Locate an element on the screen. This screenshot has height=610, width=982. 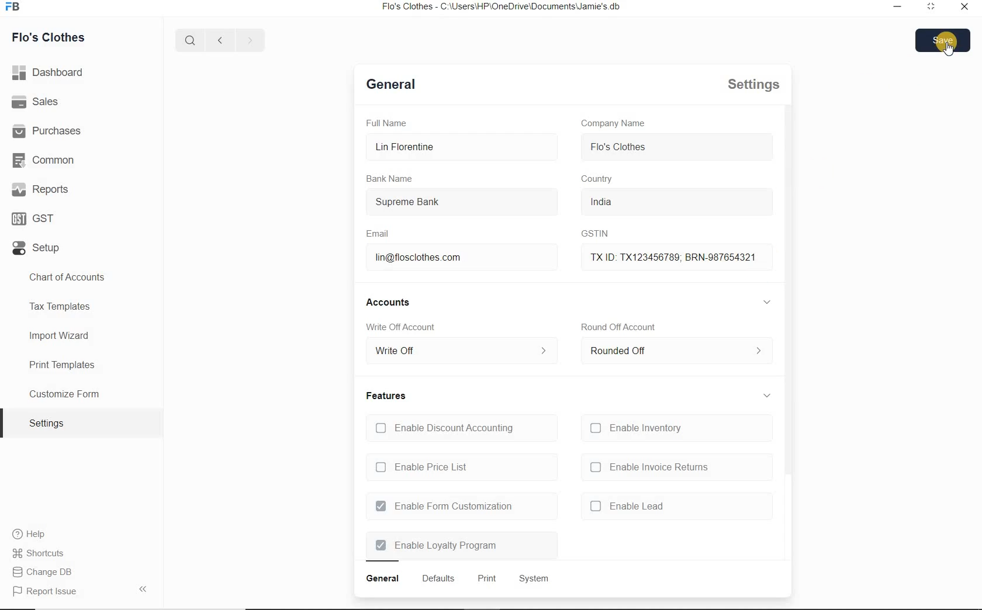
icon is located at coordinates (16, 10).